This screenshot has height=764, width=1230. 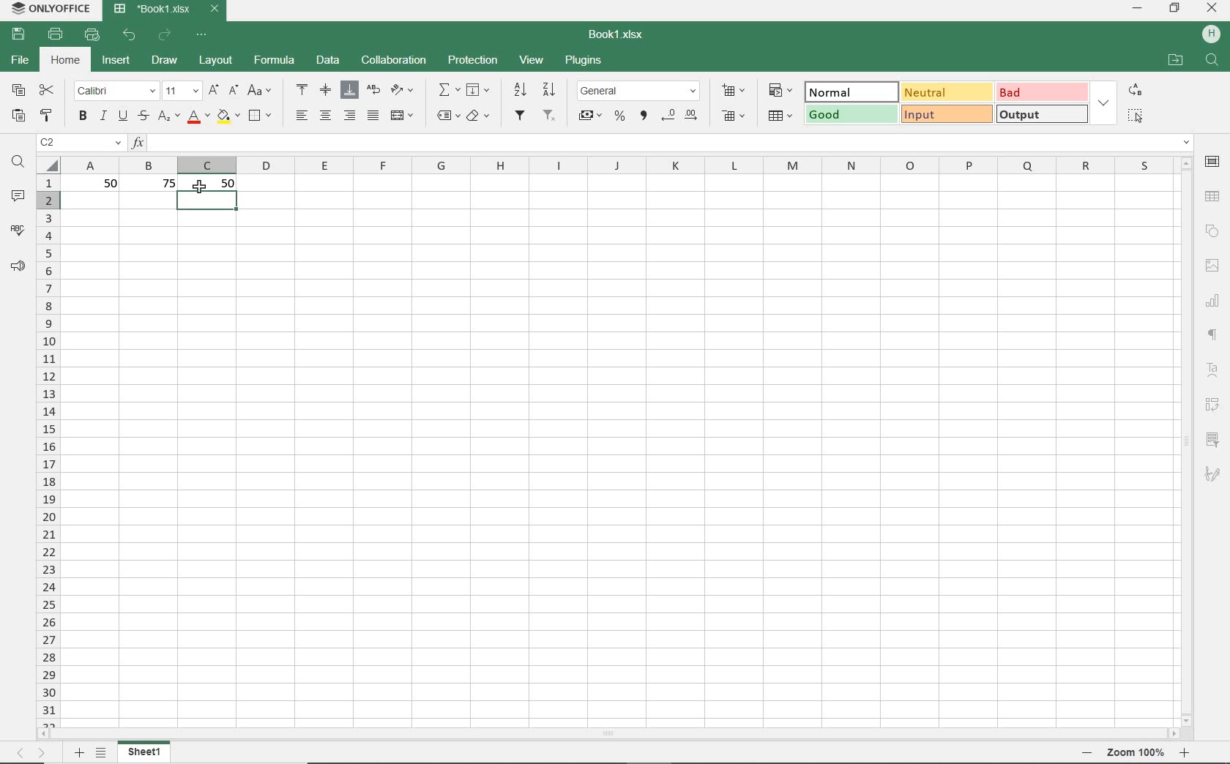 I want to click on table, so click(x=1213, y=197).